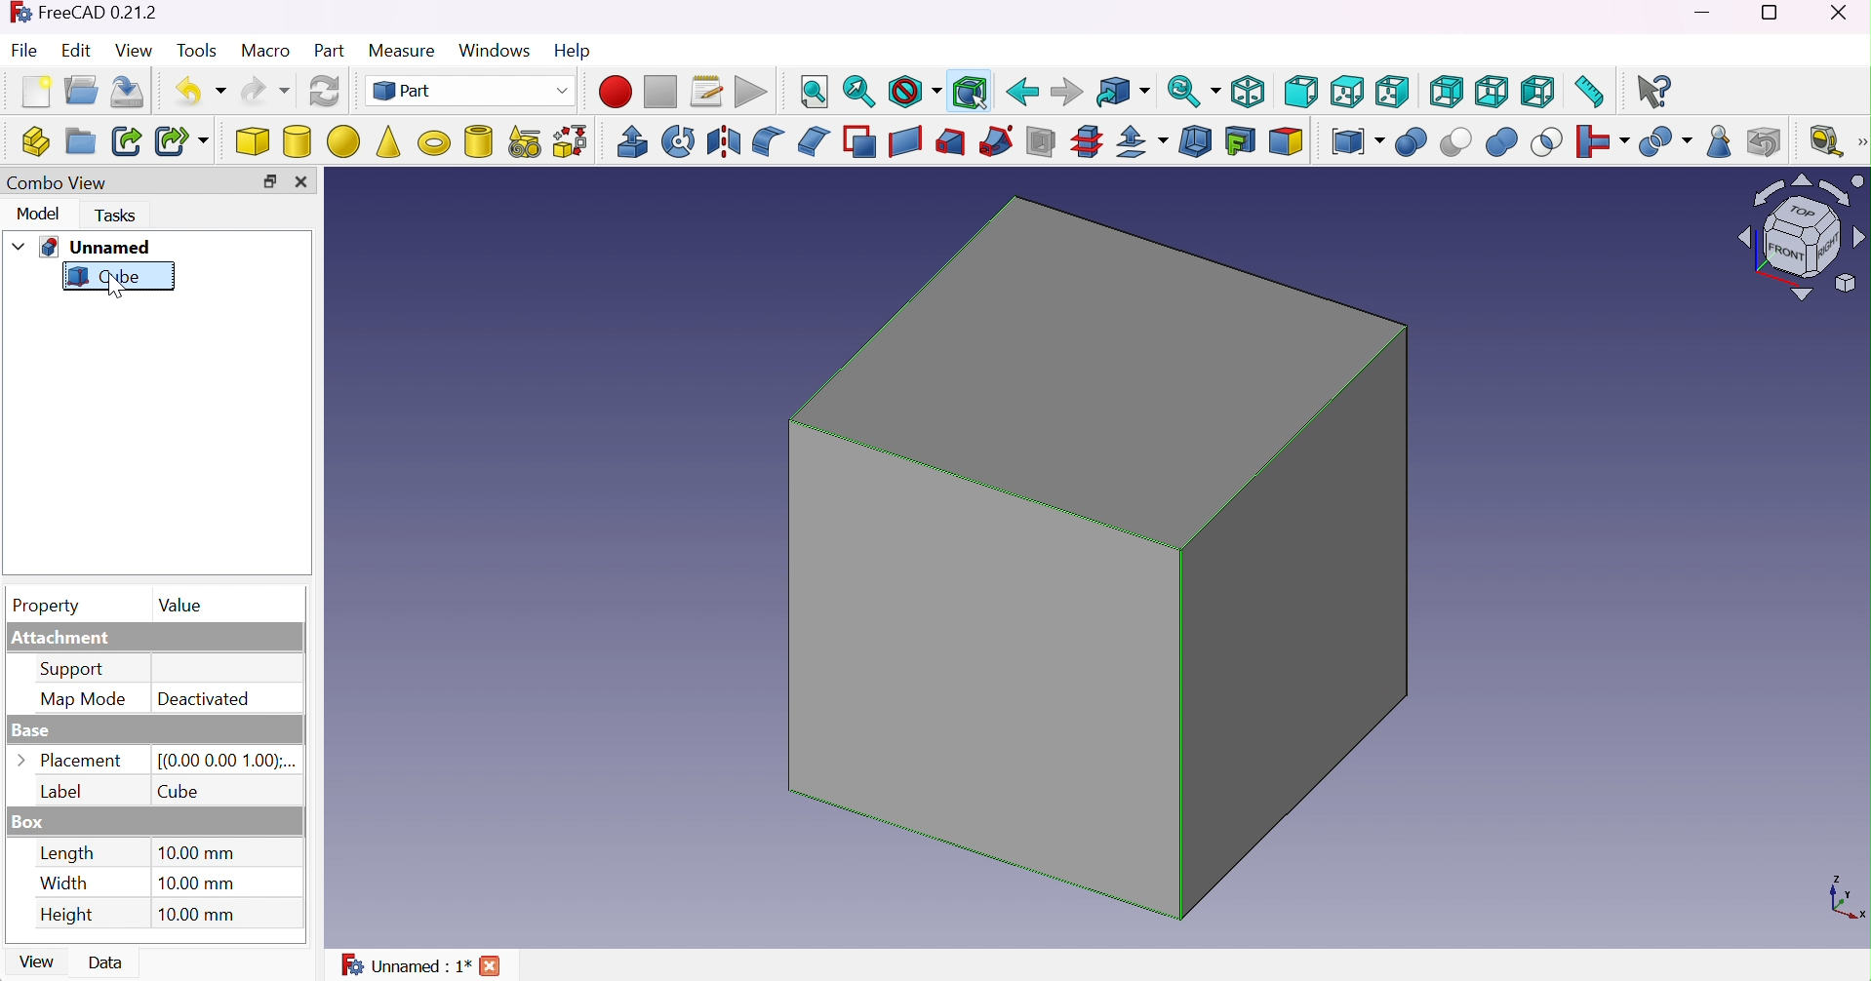  Describe the element at coordinates (1301, 91) in the screenshot. I see `Front` at that location.